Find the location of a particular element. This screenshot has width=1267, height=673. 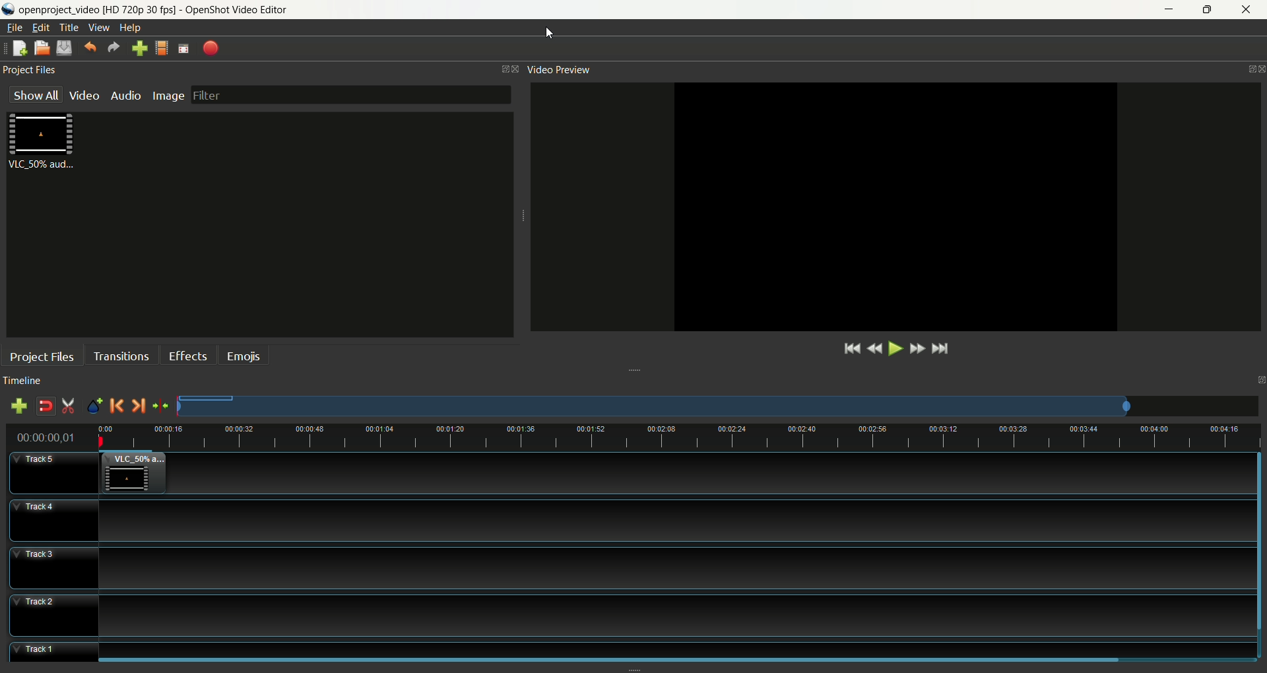

rewind is located at coordinates (872, 350).